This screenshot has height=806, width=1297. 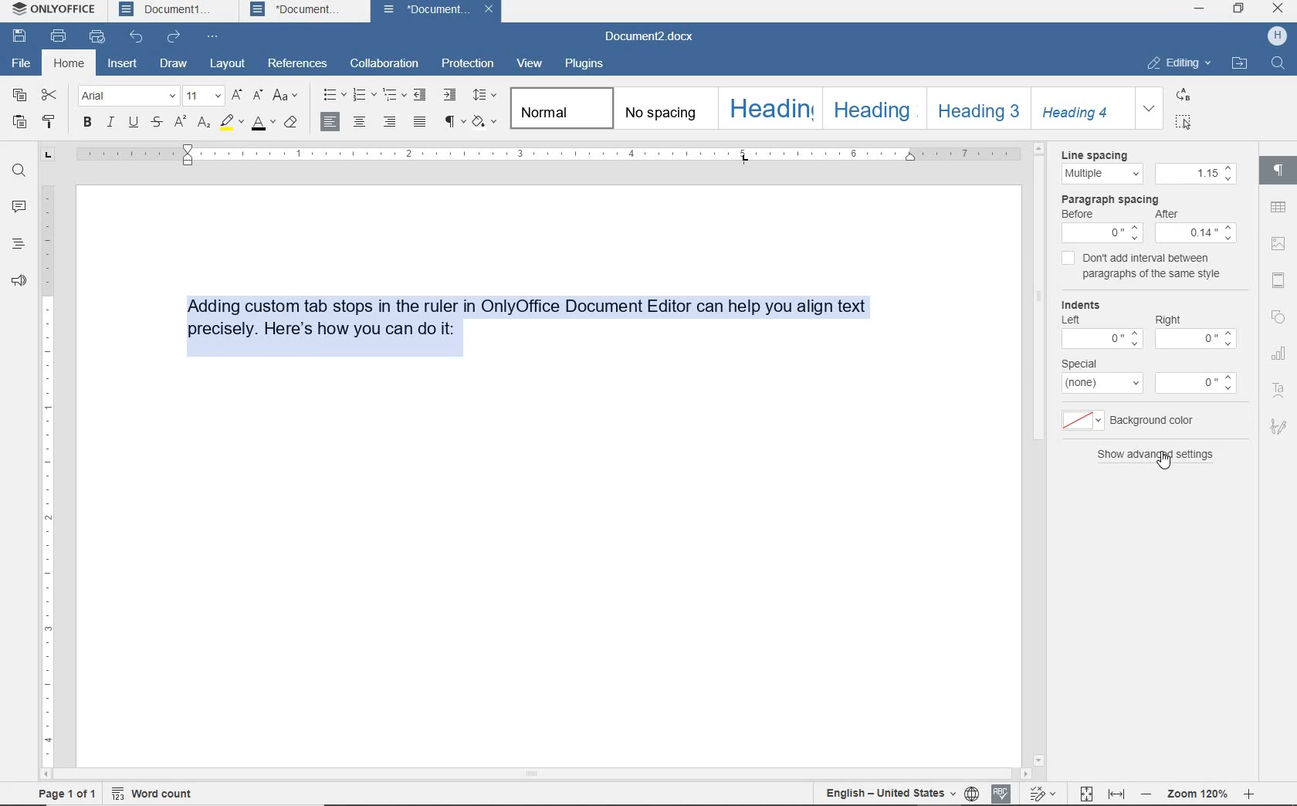 What do you see at coordinates (979, 110) in the screenshot?
I see `heading 3` at bounding box center [979, 110].